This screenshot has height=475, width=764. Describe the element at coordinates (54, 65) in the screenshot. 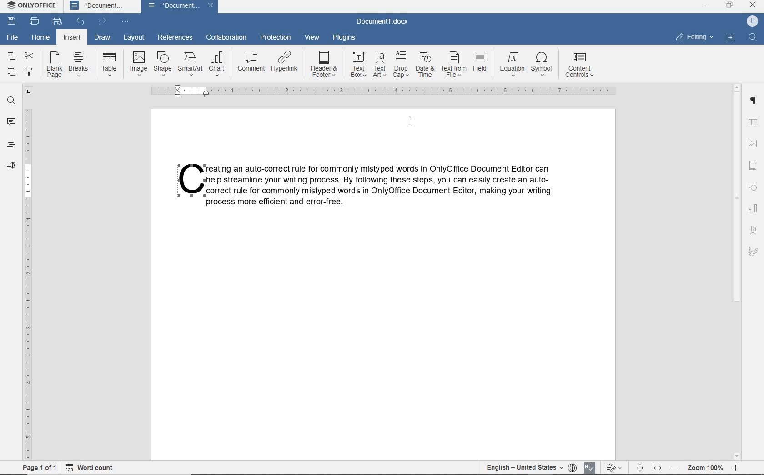

I see `blank page` at that location.